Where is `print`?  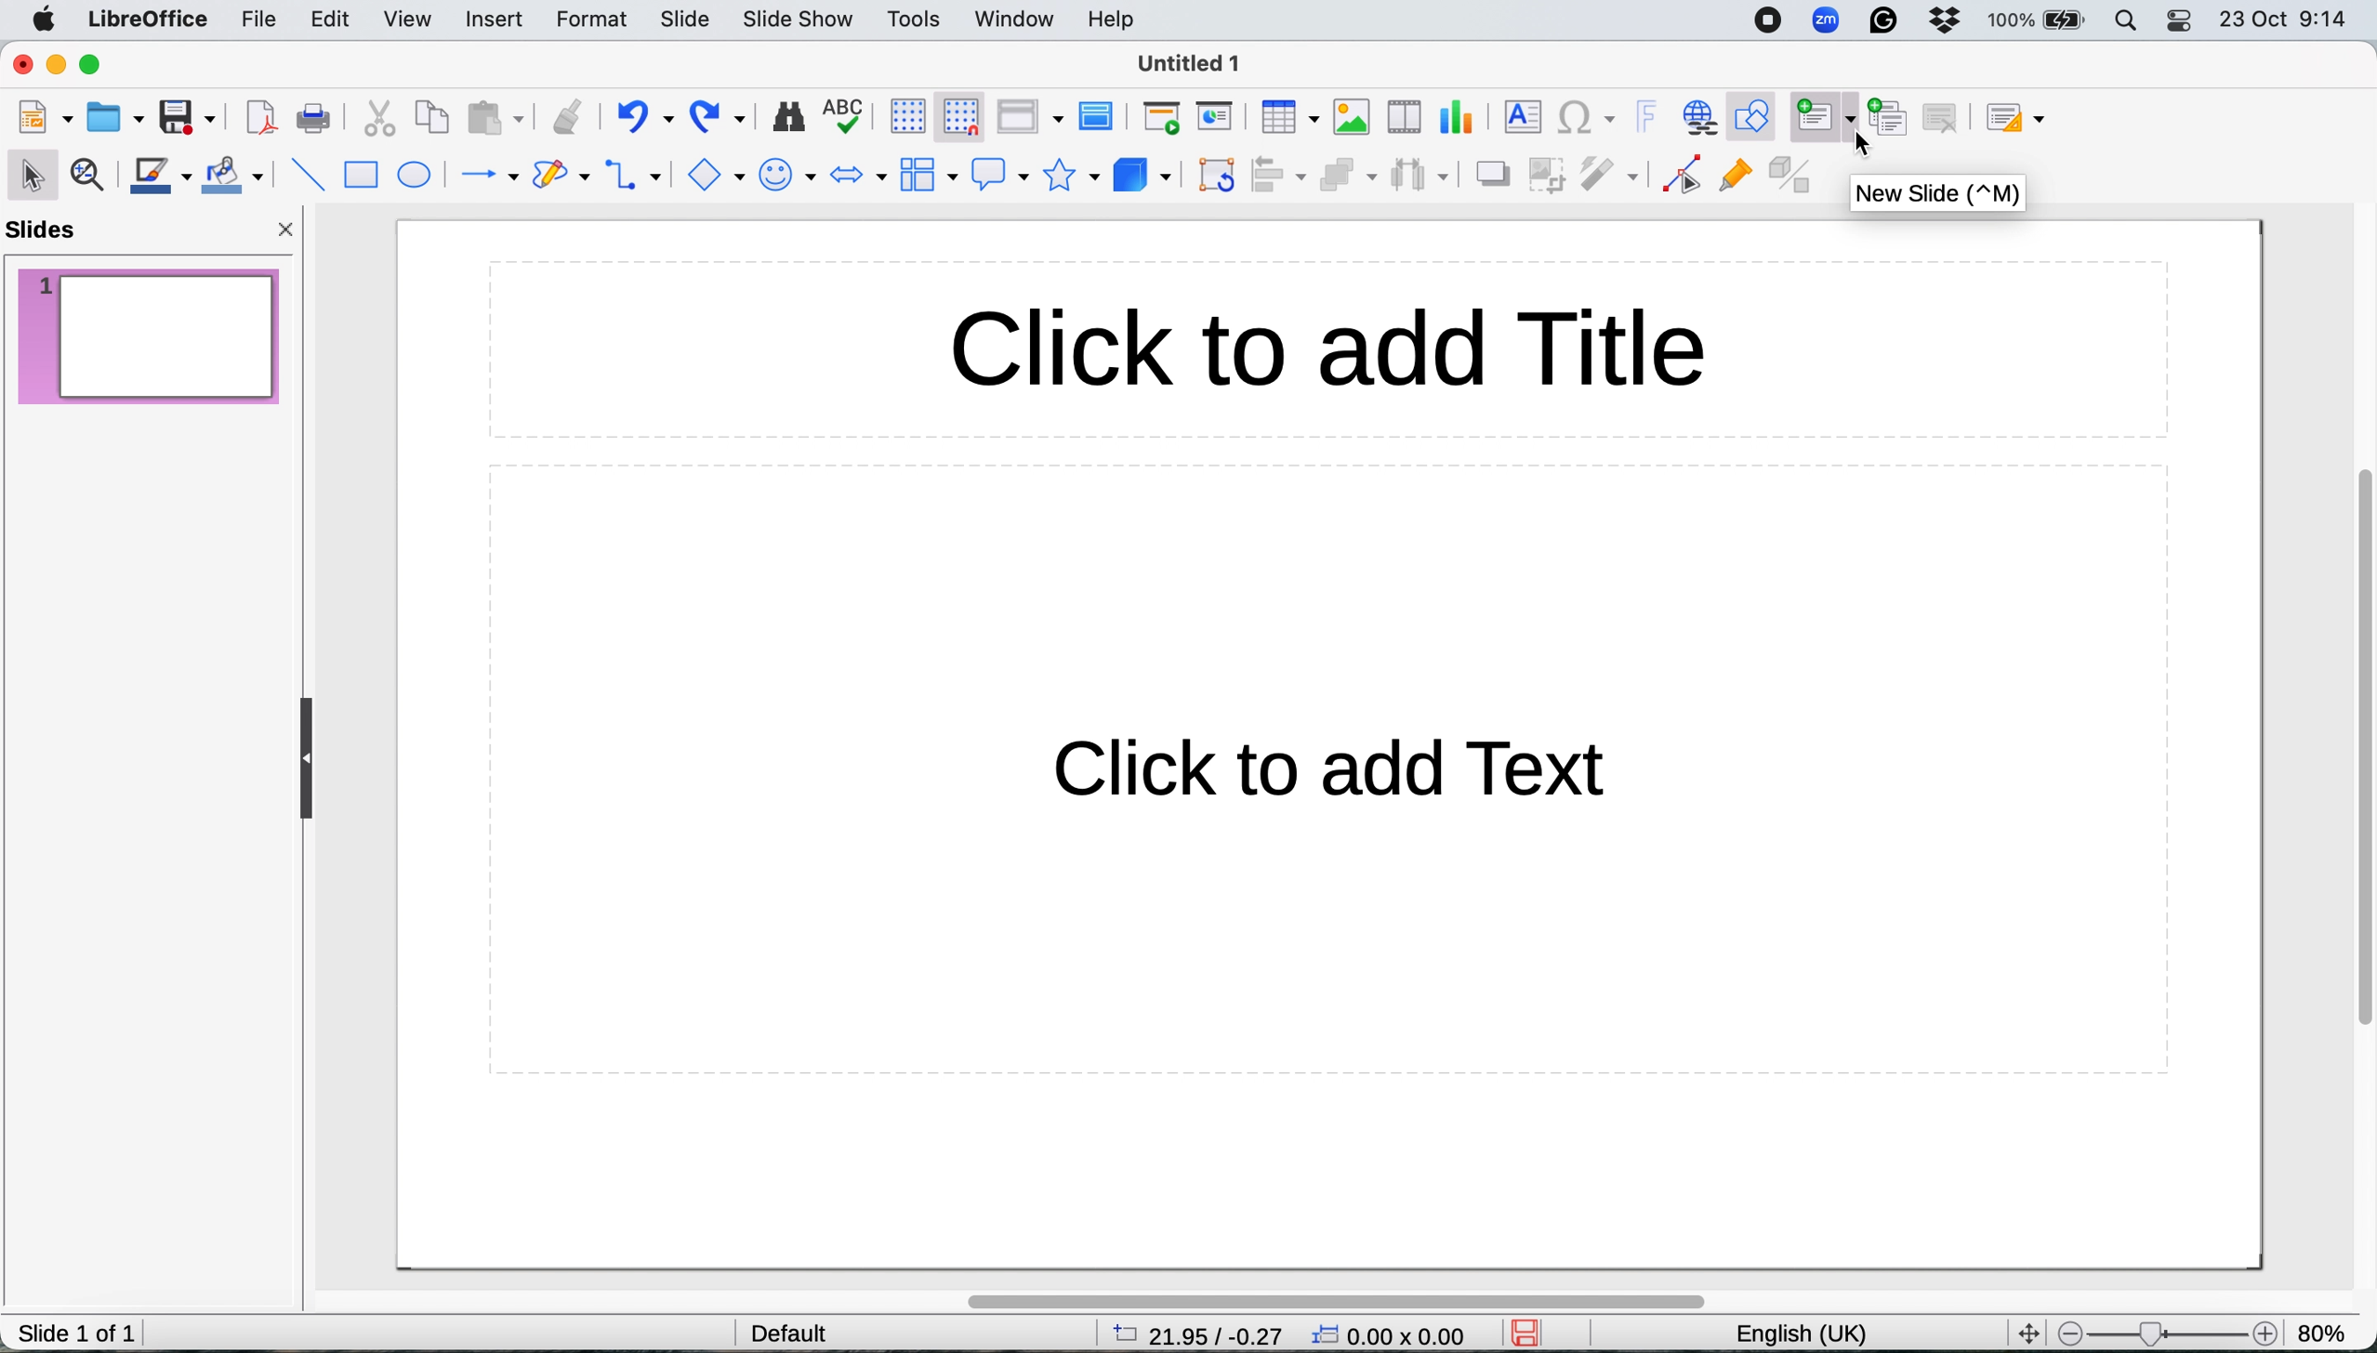 print is located at coordinates (319, 121).